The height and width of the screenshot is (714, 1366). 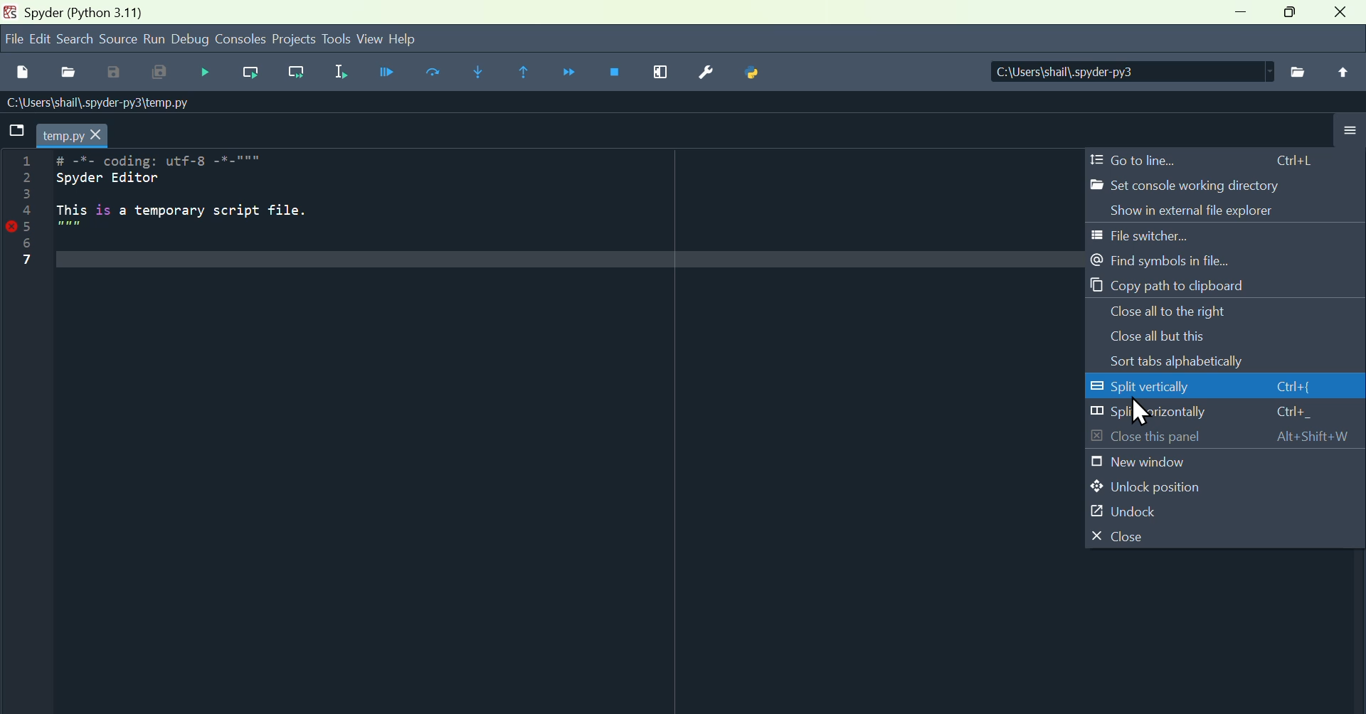 I want to click on search, so click(x=78, y=41).